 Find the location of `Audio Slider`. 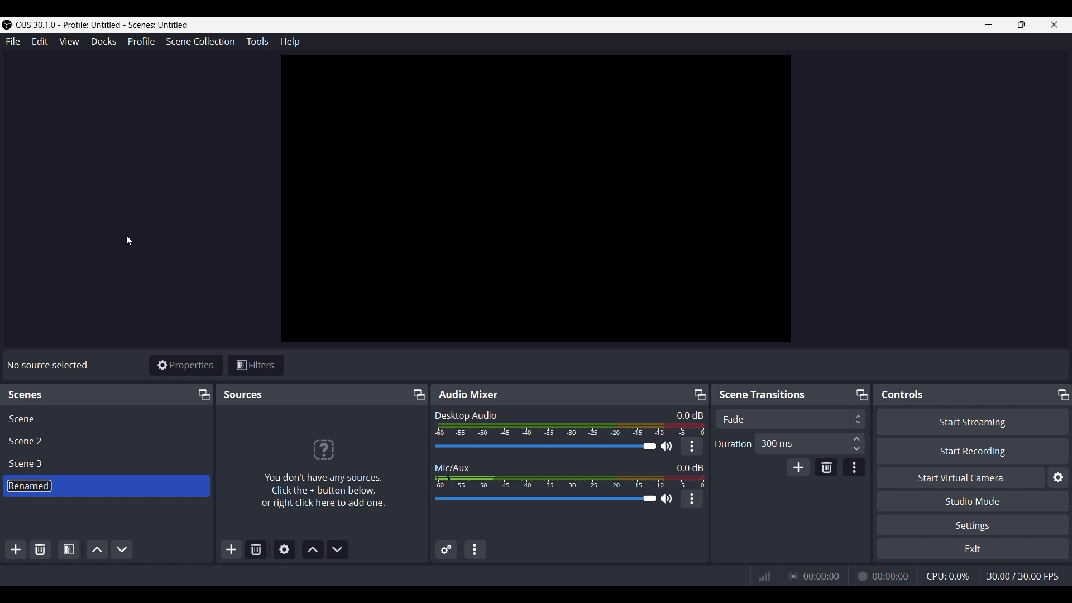

Audio Slider is located at coordinates (544, 500).